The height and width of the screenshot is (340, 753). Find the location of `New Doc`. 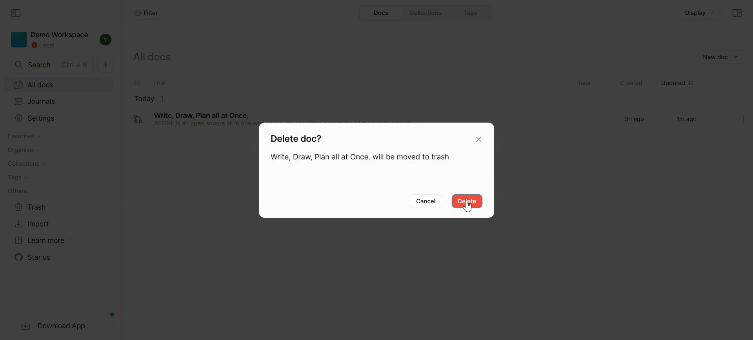

New Doc is located at coordinates (105, 65).